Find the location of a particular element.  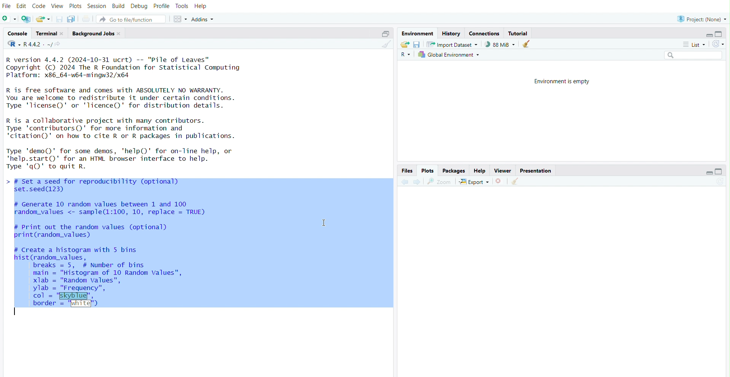

session is located at coordinates (98, 5).